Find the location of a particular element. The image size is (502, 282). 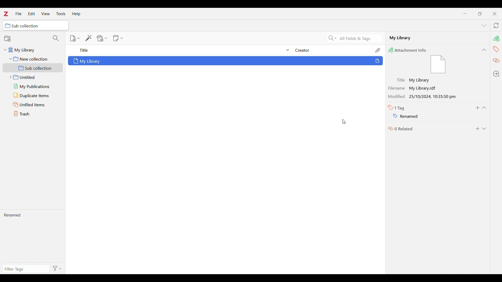

Tools menu is located at coordinates (61, 14).